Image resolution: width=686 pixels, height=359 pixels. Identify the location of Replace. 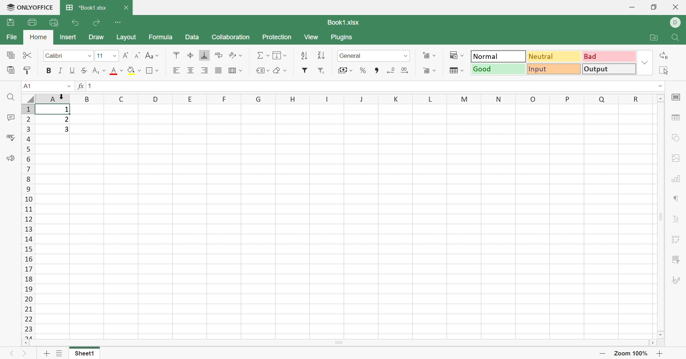
(663, 56).